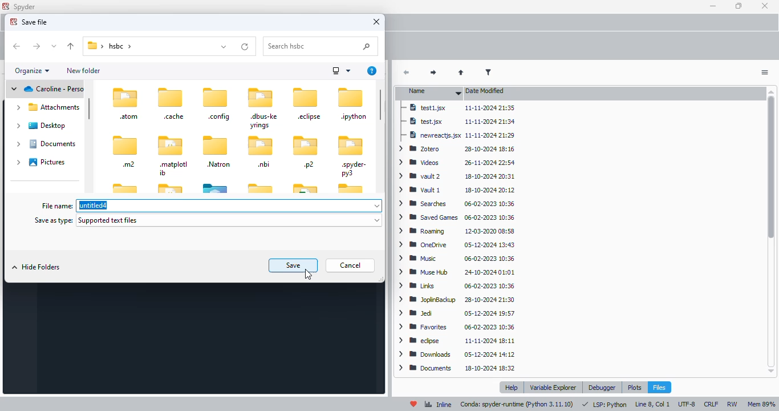  What do you see at coordinates (353, 155) in the screenshot?
I see `.spyder-py3` at bounding box center [353, 155].